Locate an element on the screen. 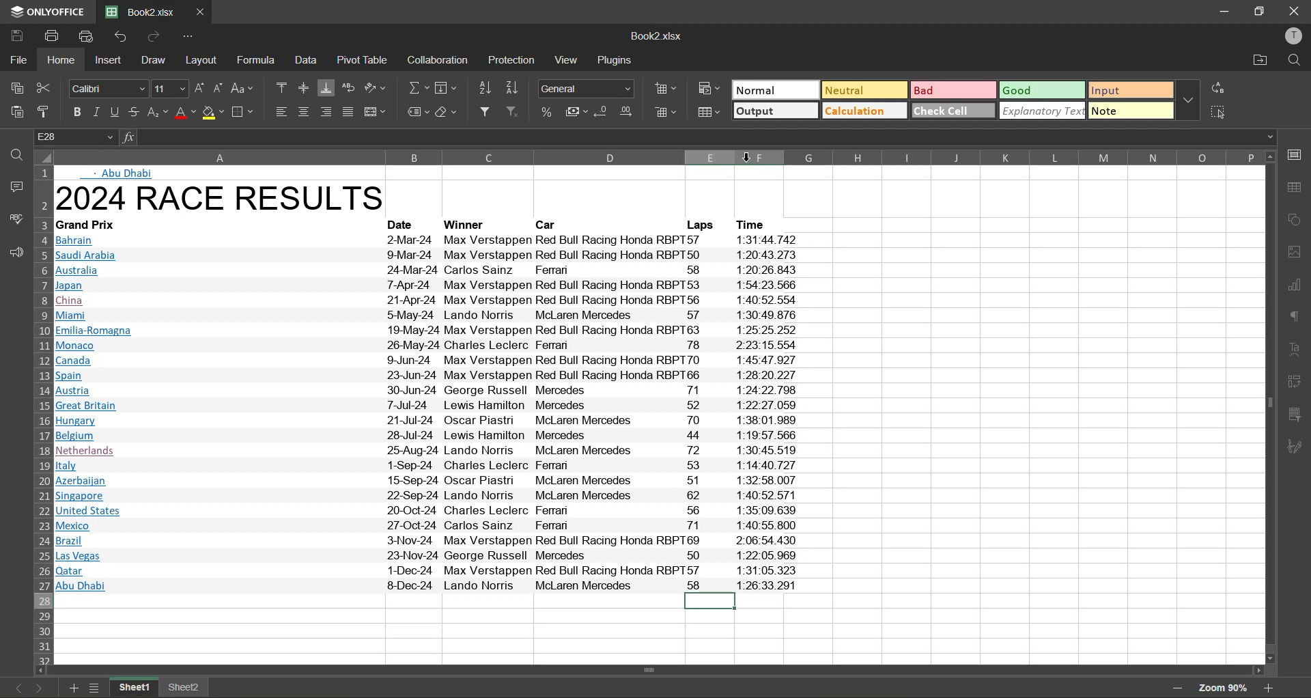 The image size is (1311, 698). copy is located at coordinates (13, 86).